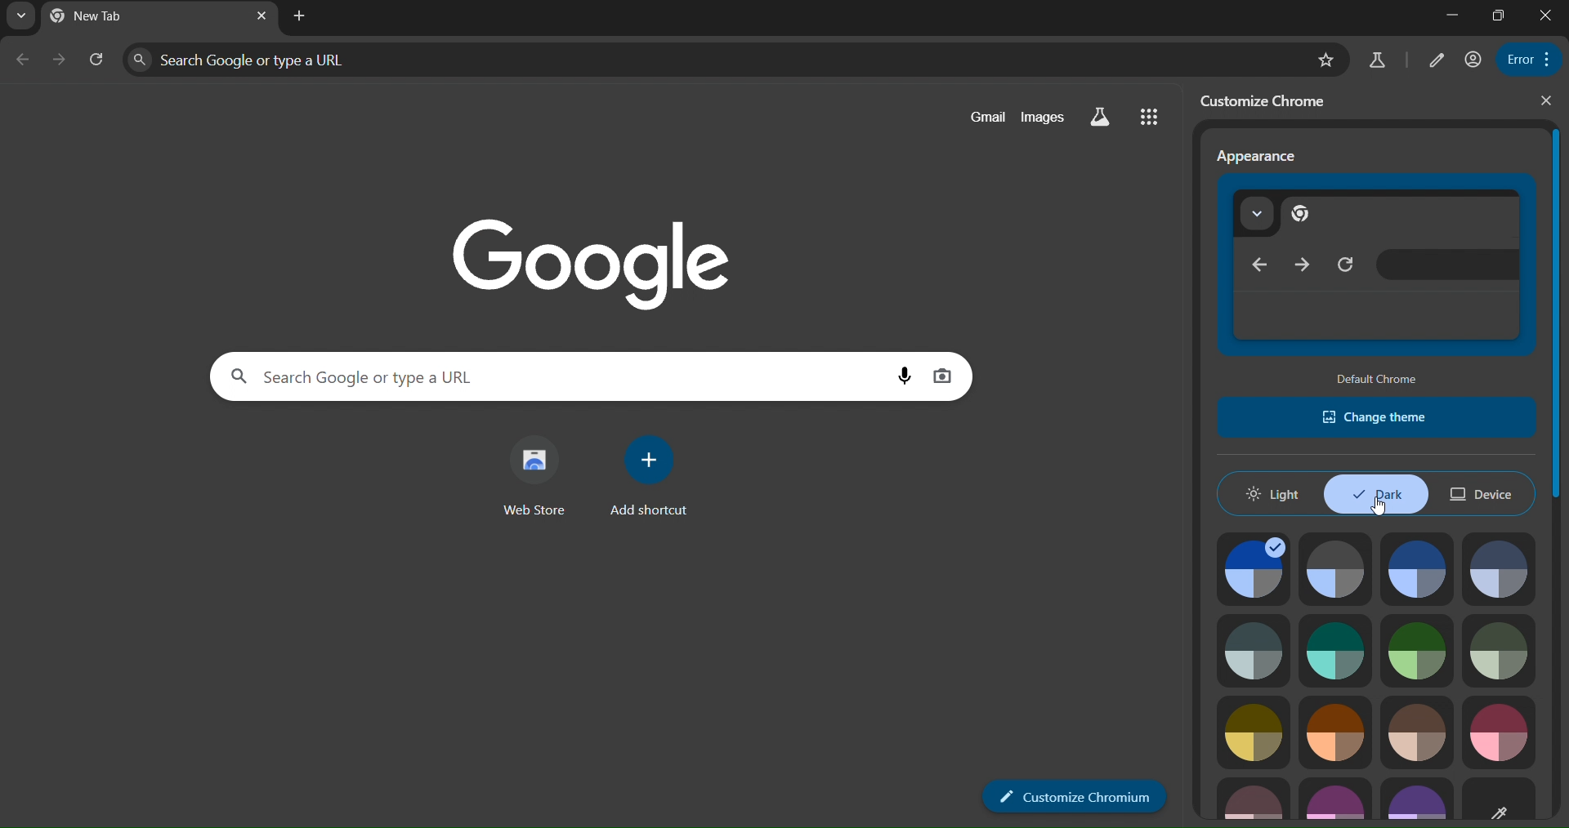 The width and height of the screenshot is (1569, 828). Describe the element at coordinates (1375, 417) in the screenshot. I see `change theme` at that location.